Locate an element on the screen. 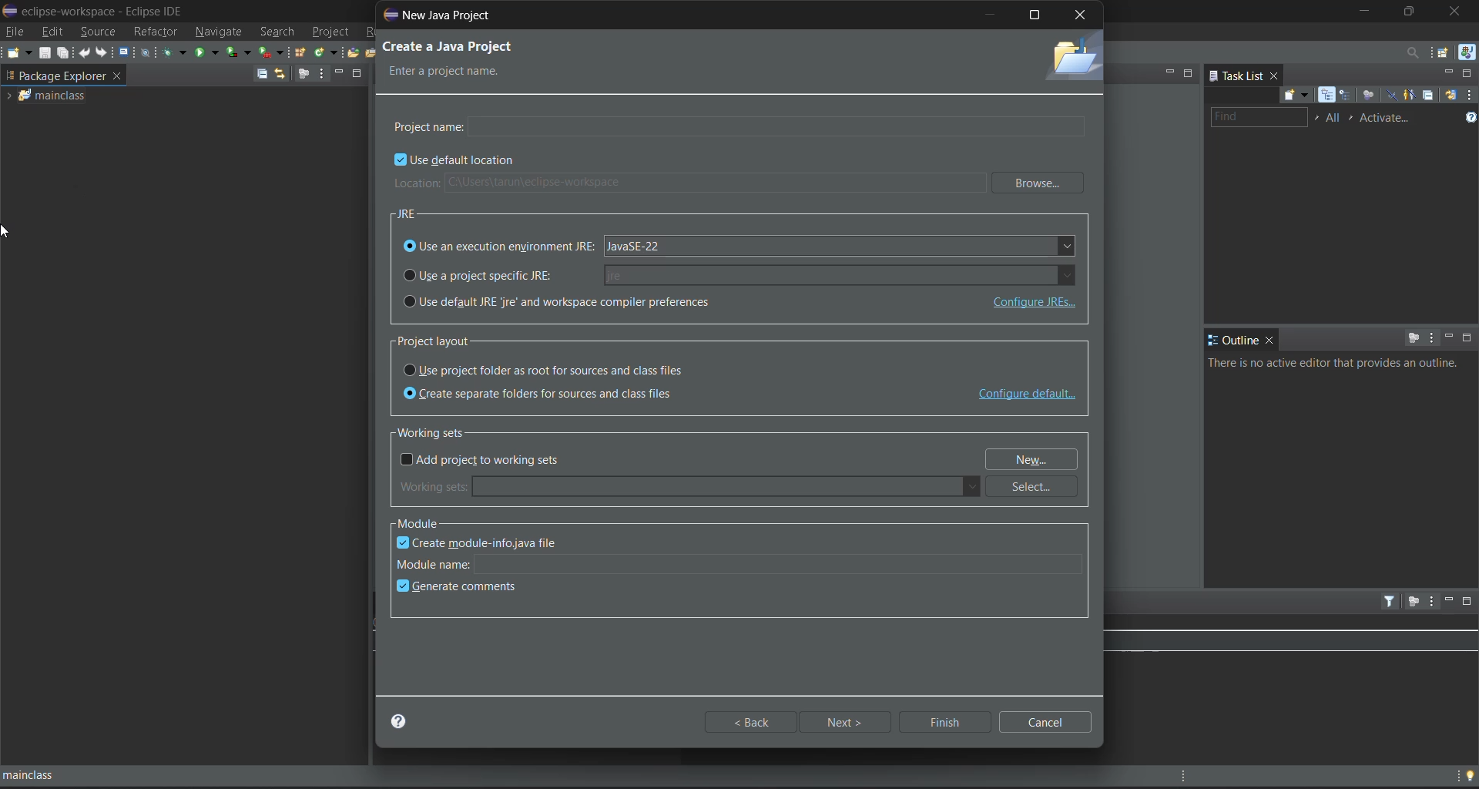  maximize is located at coordinates (358, 74).